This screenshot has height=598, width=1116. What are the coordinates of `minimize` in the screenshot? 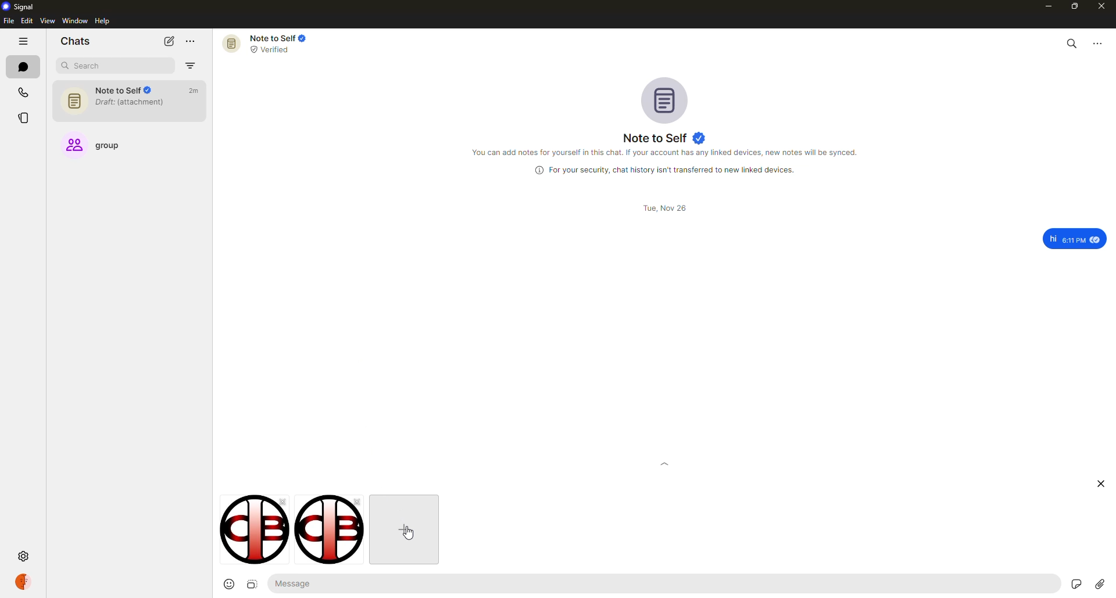 It's located at (1043, 6).